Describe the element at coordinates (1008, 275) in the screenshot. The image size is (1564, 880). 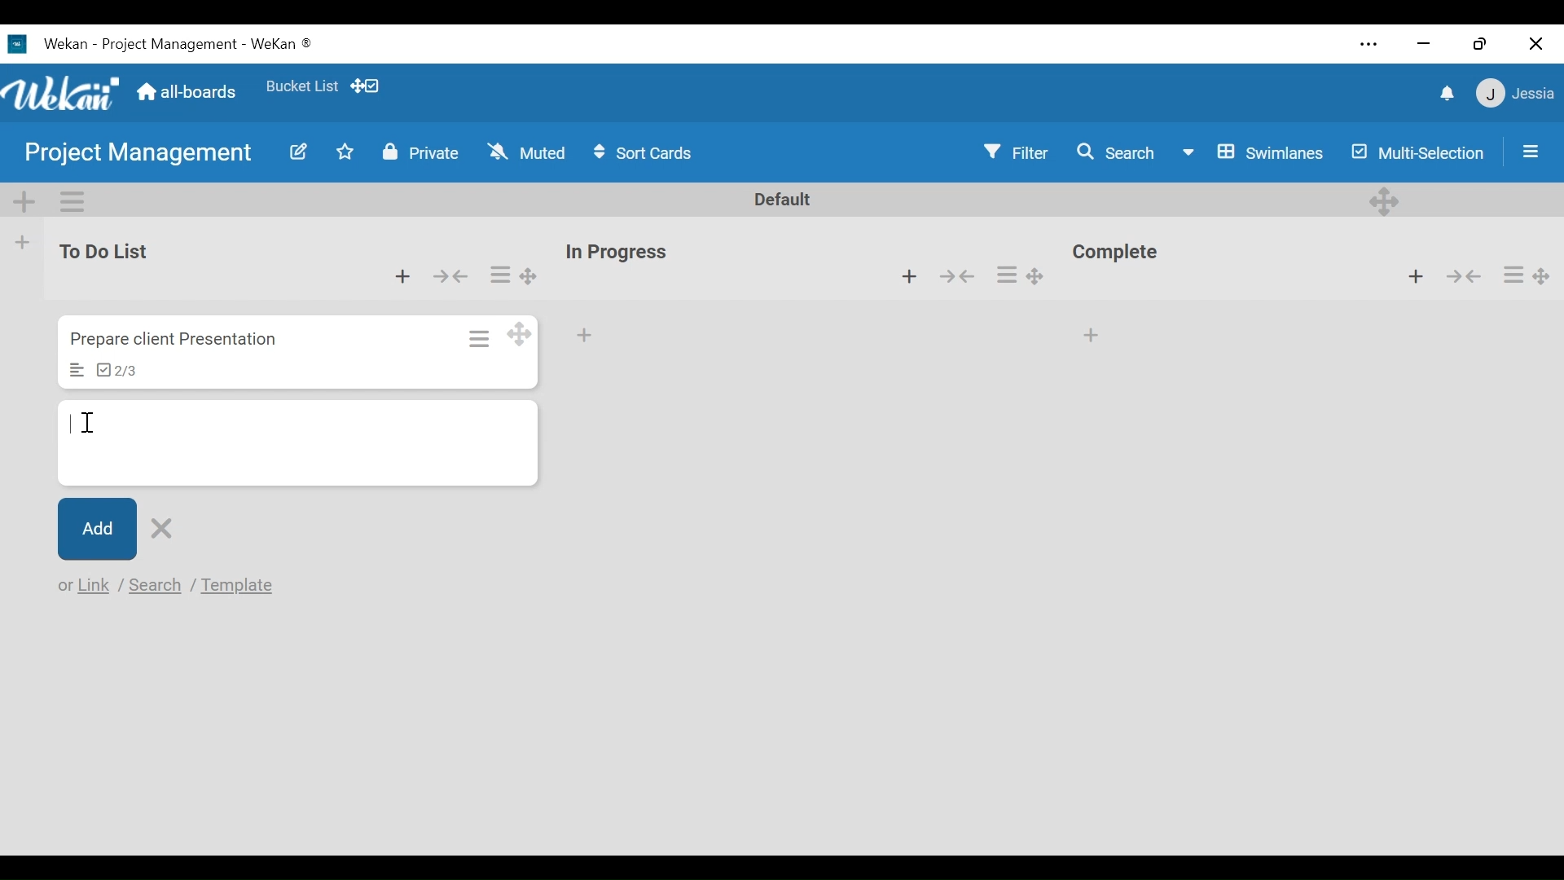
I see `Card actions` at that location.